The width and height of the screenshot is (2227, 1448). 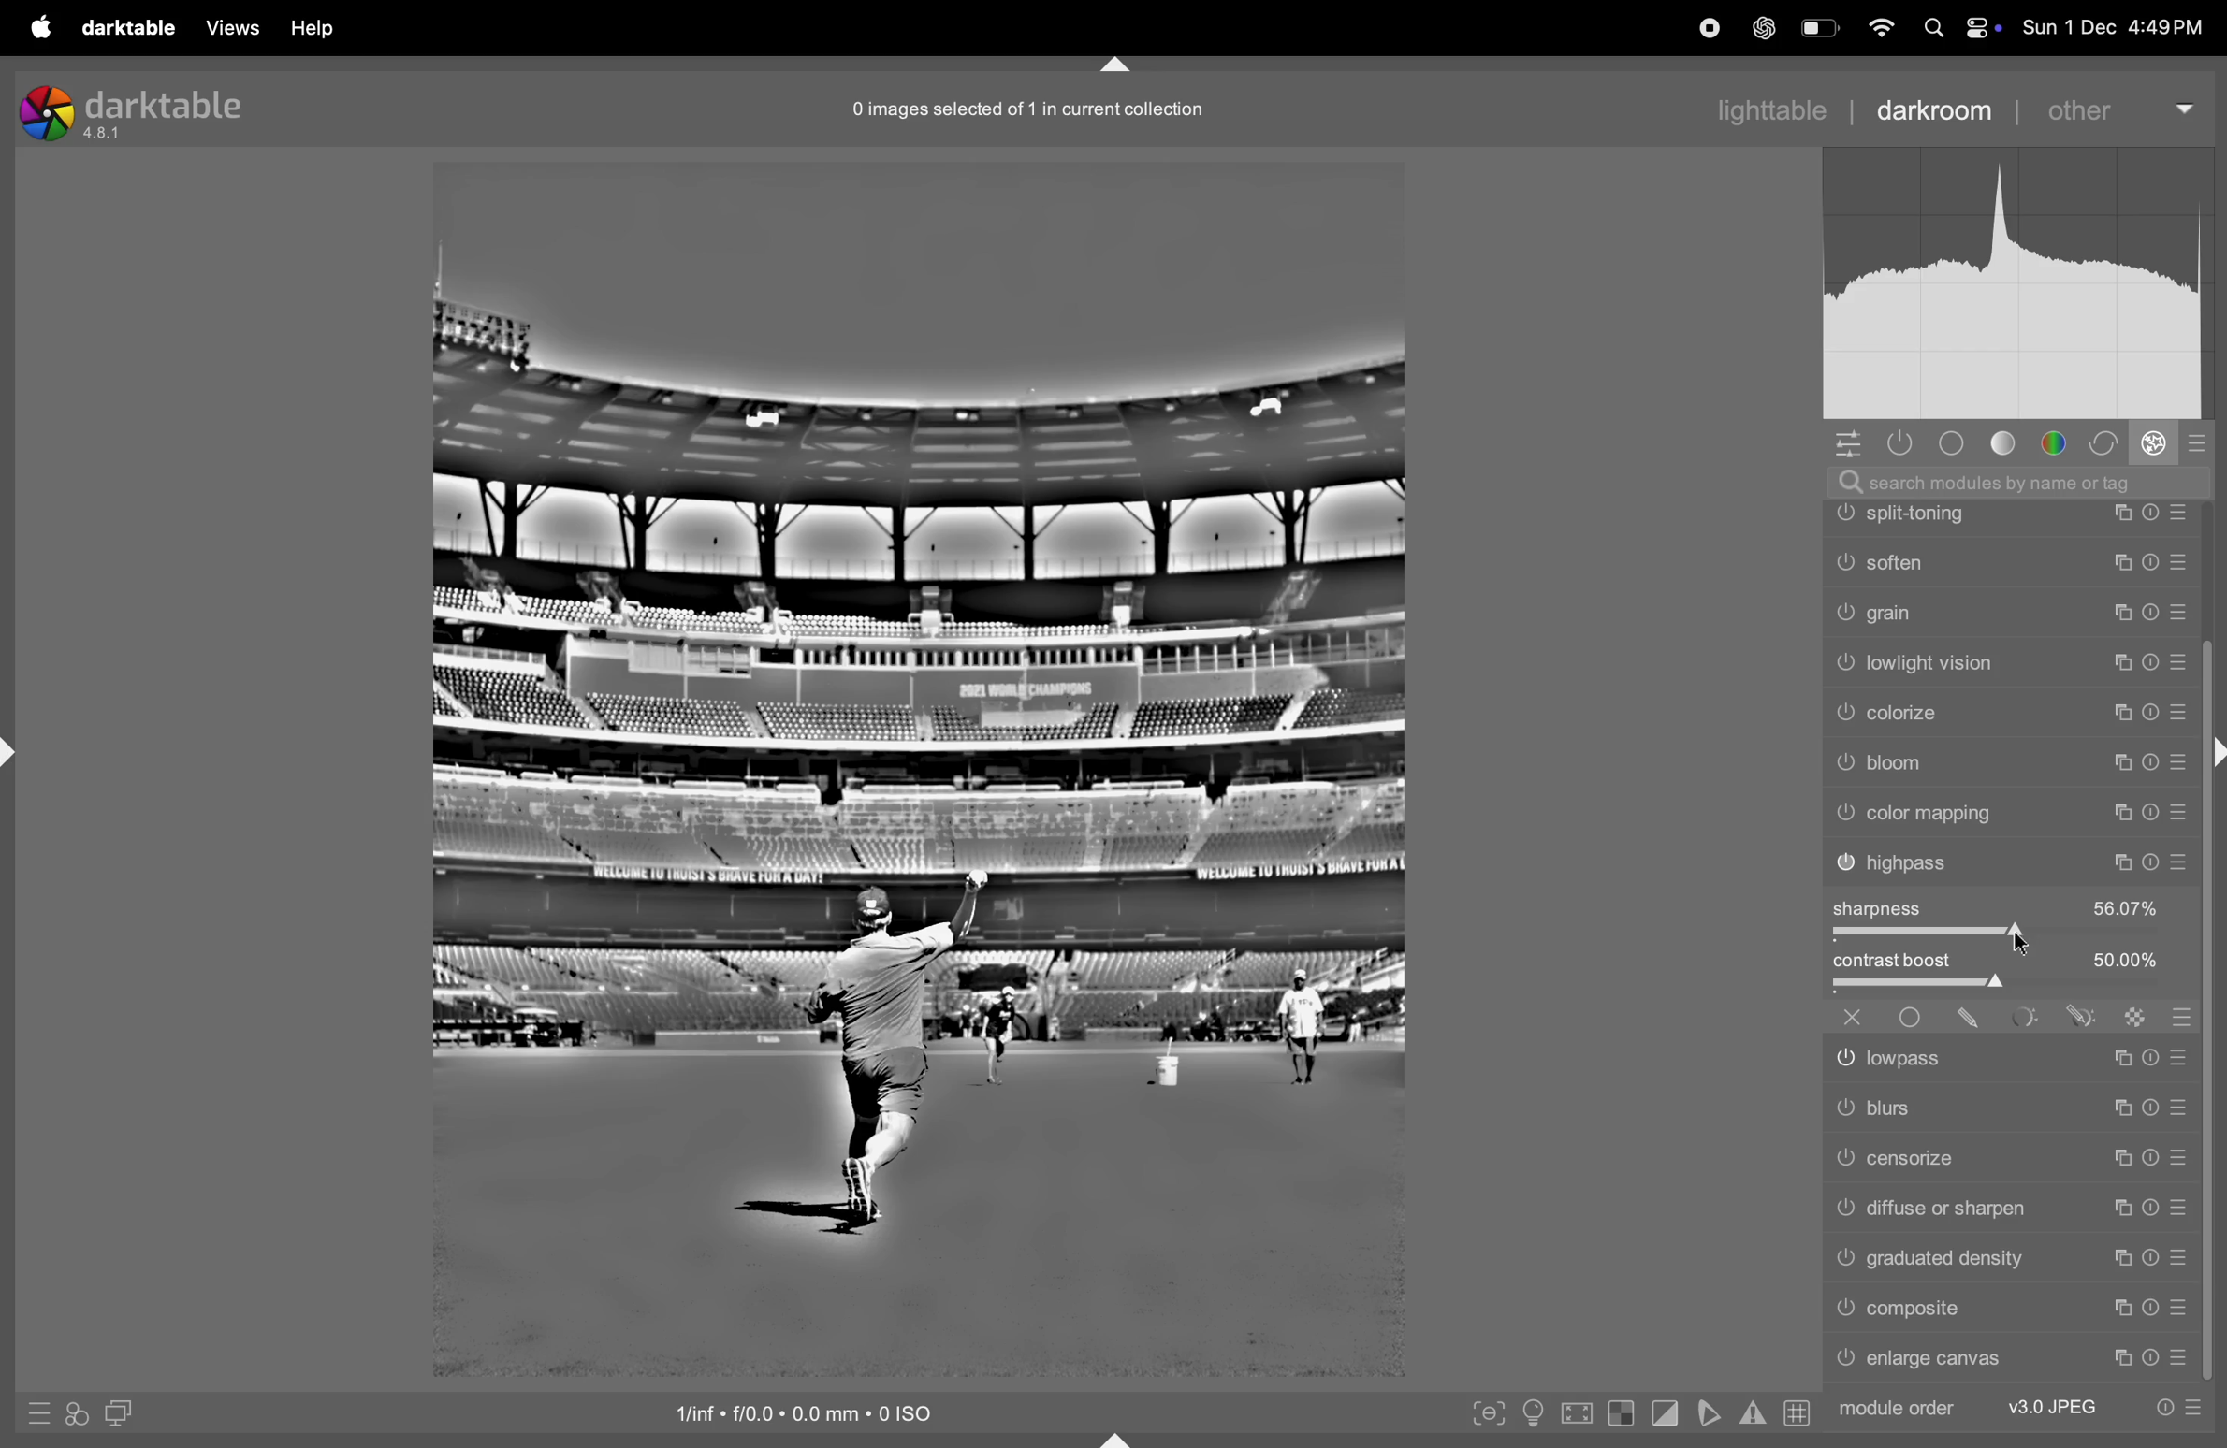 What do you see at coordinates (2111, 111) in the screenshot?
I see `other` at bounding box center [2111, 111].